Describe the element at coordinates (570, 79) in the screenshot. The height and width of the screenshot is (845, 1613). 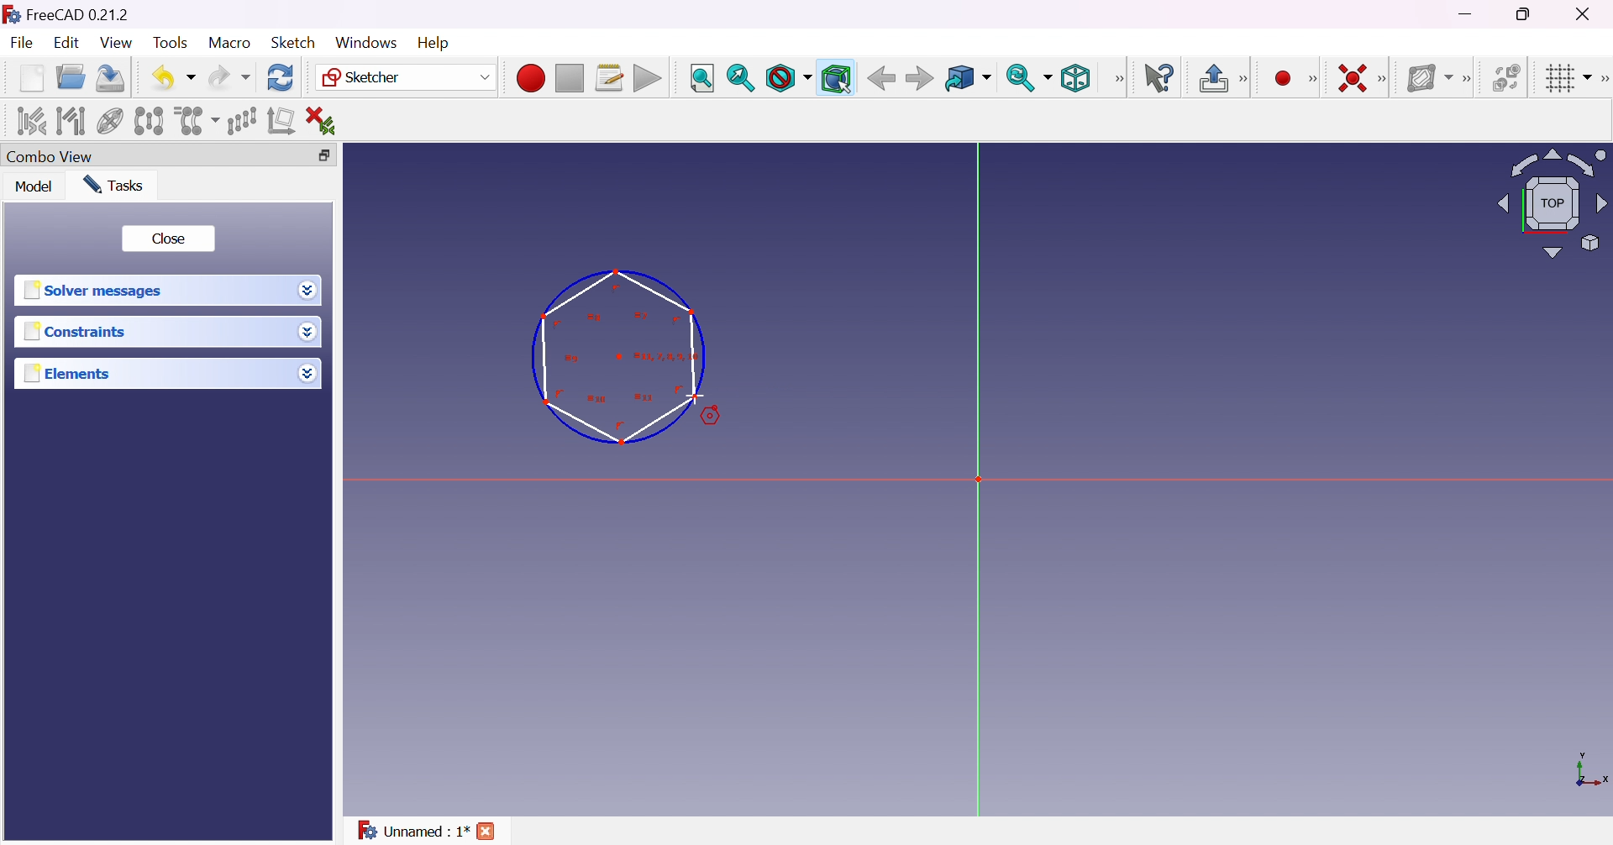
I see `Stop macro recording...` at that location.